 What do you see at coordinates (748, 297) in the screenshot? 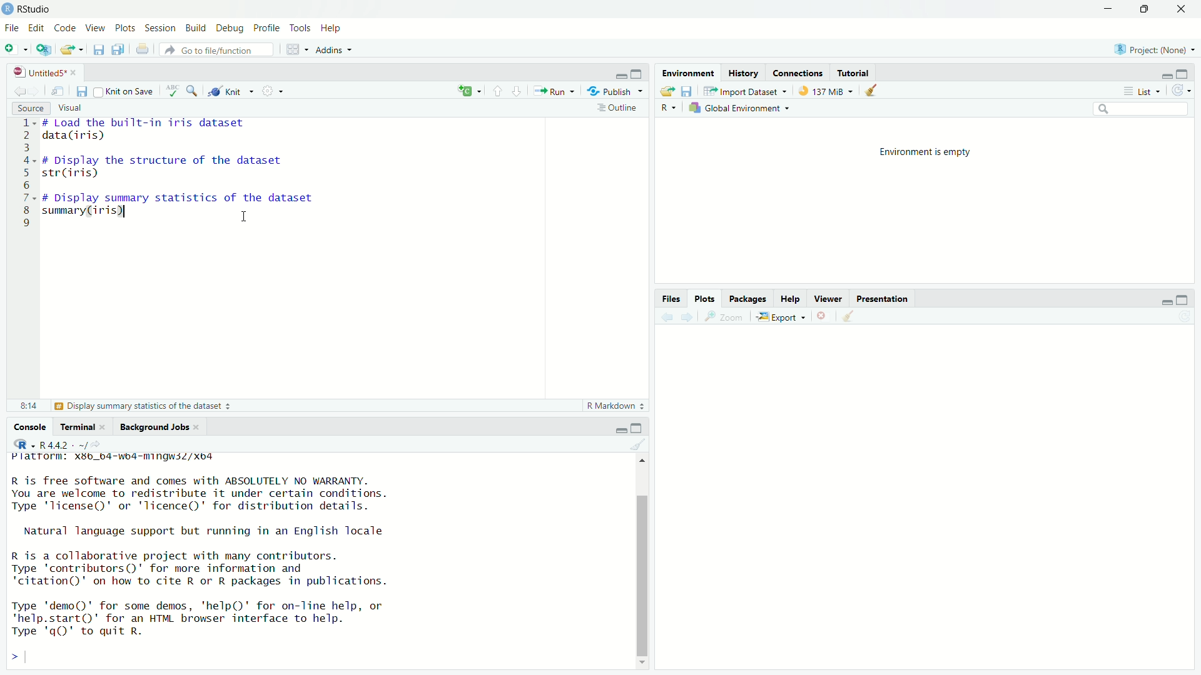
I see `Packages` at bounding box center [748, 297].